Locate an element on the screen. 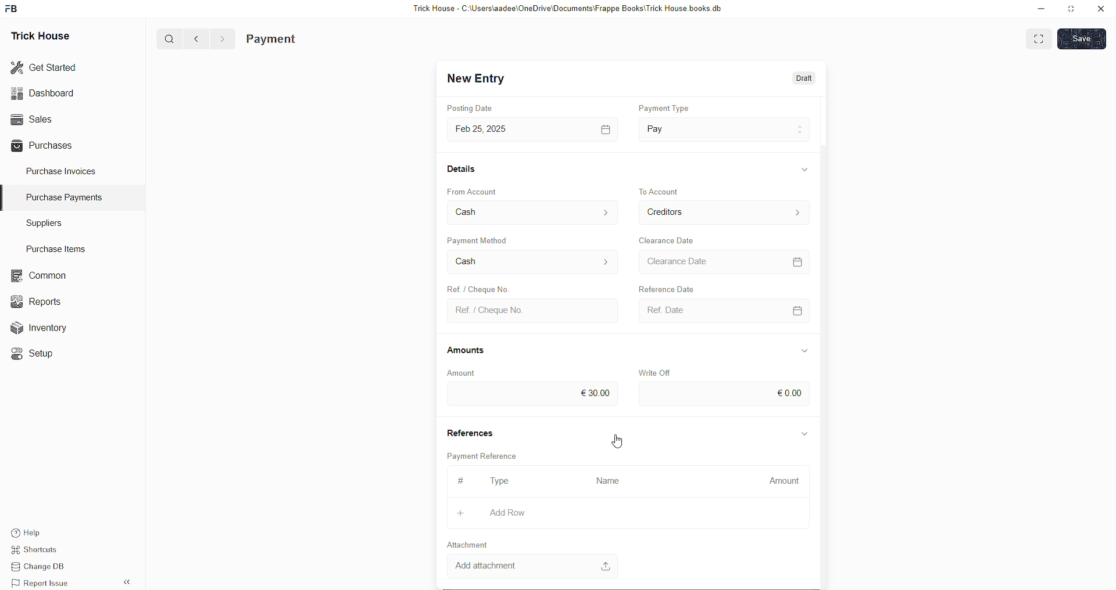 The width and height of the screenshot is (1116, 590). Purchase Invoice is located at coordinates (300, 39).